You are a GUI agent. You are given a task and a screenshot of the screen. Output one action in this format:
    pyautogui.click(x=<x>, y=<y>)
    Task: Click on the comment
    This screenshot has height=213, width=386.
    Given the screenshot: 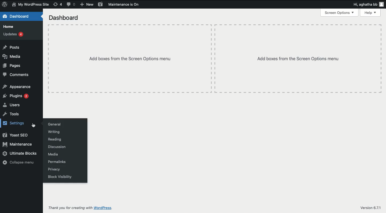 What is the action you would take?
    pyautogui.click(x=72, y=5)
    